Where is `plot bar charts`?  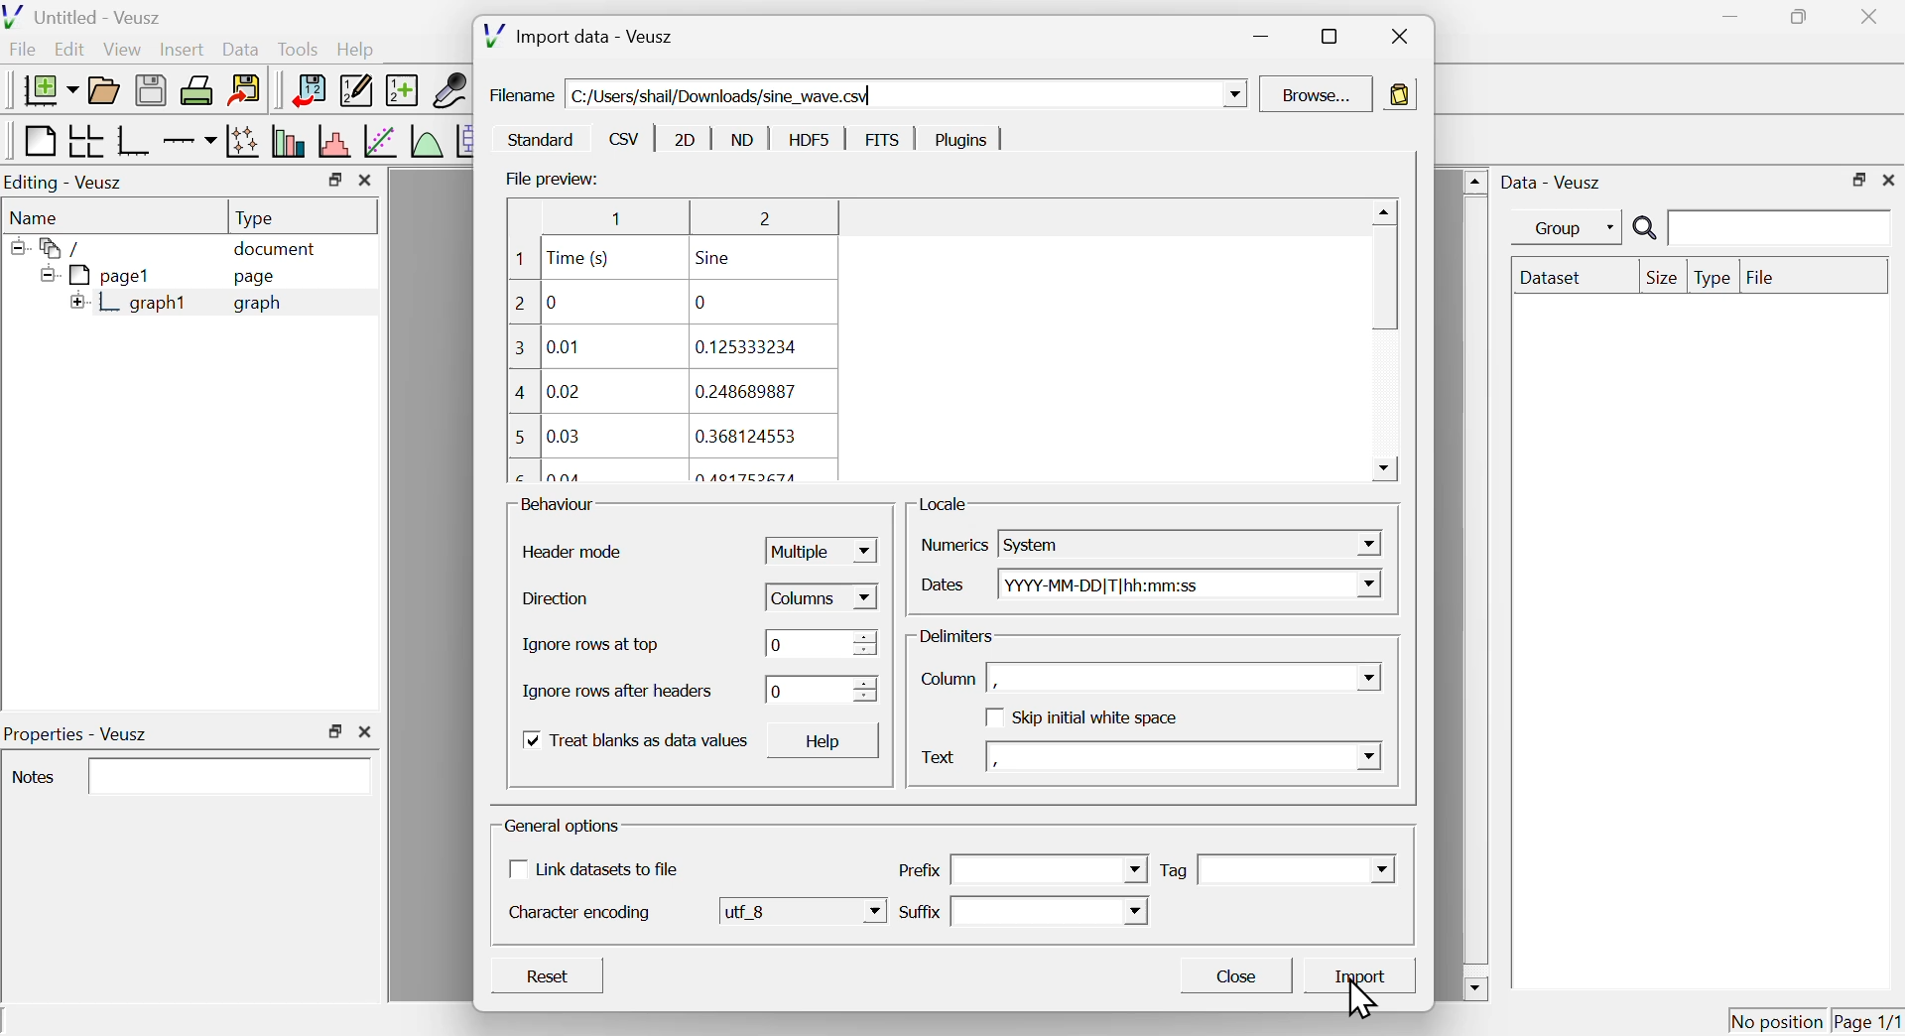 plot bar charts is located at coordinates (288, 143).